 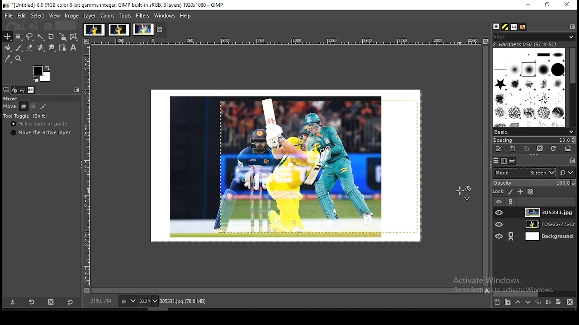 What do you see at coordinates (512, 192) in the screenshot?
I see `lock pixel` at bounding box center [512, 192].